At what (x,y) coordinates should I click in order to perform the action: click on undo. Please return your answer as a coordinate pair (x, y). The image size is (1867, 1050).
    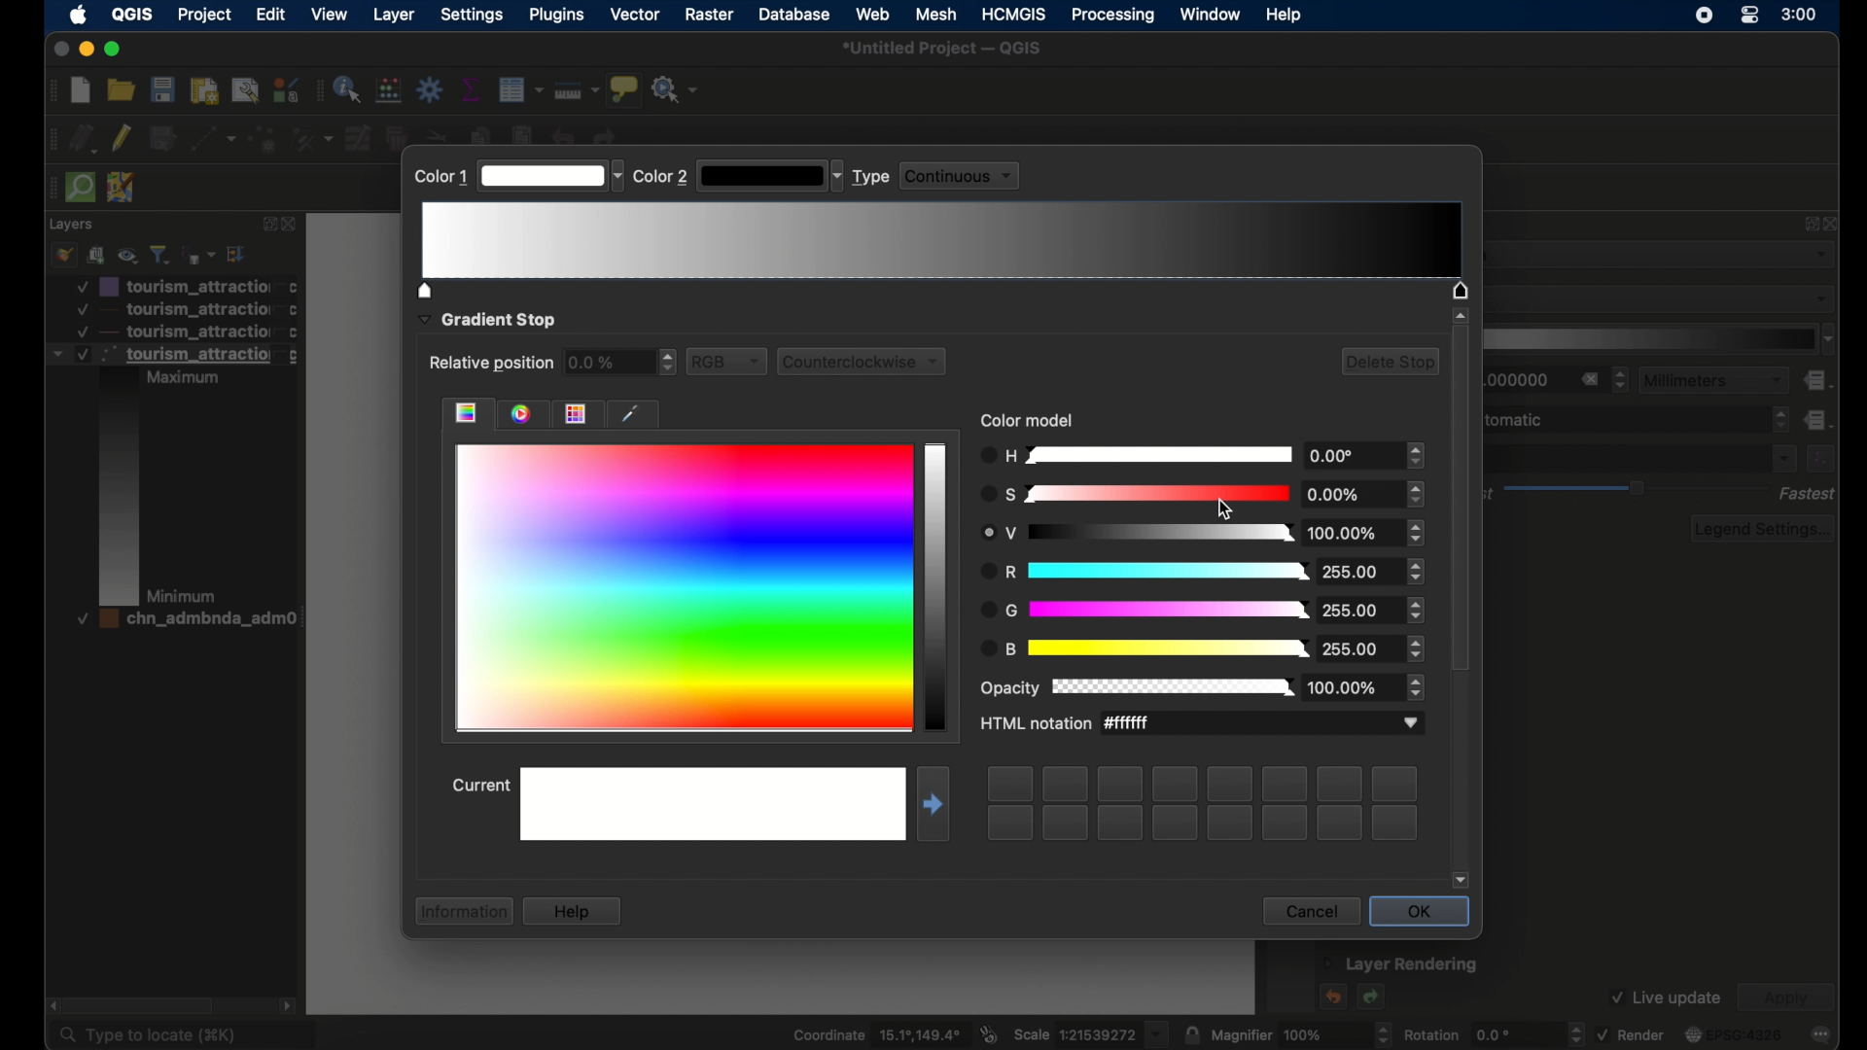
    Looking at the image, I should click on (1331, 997).